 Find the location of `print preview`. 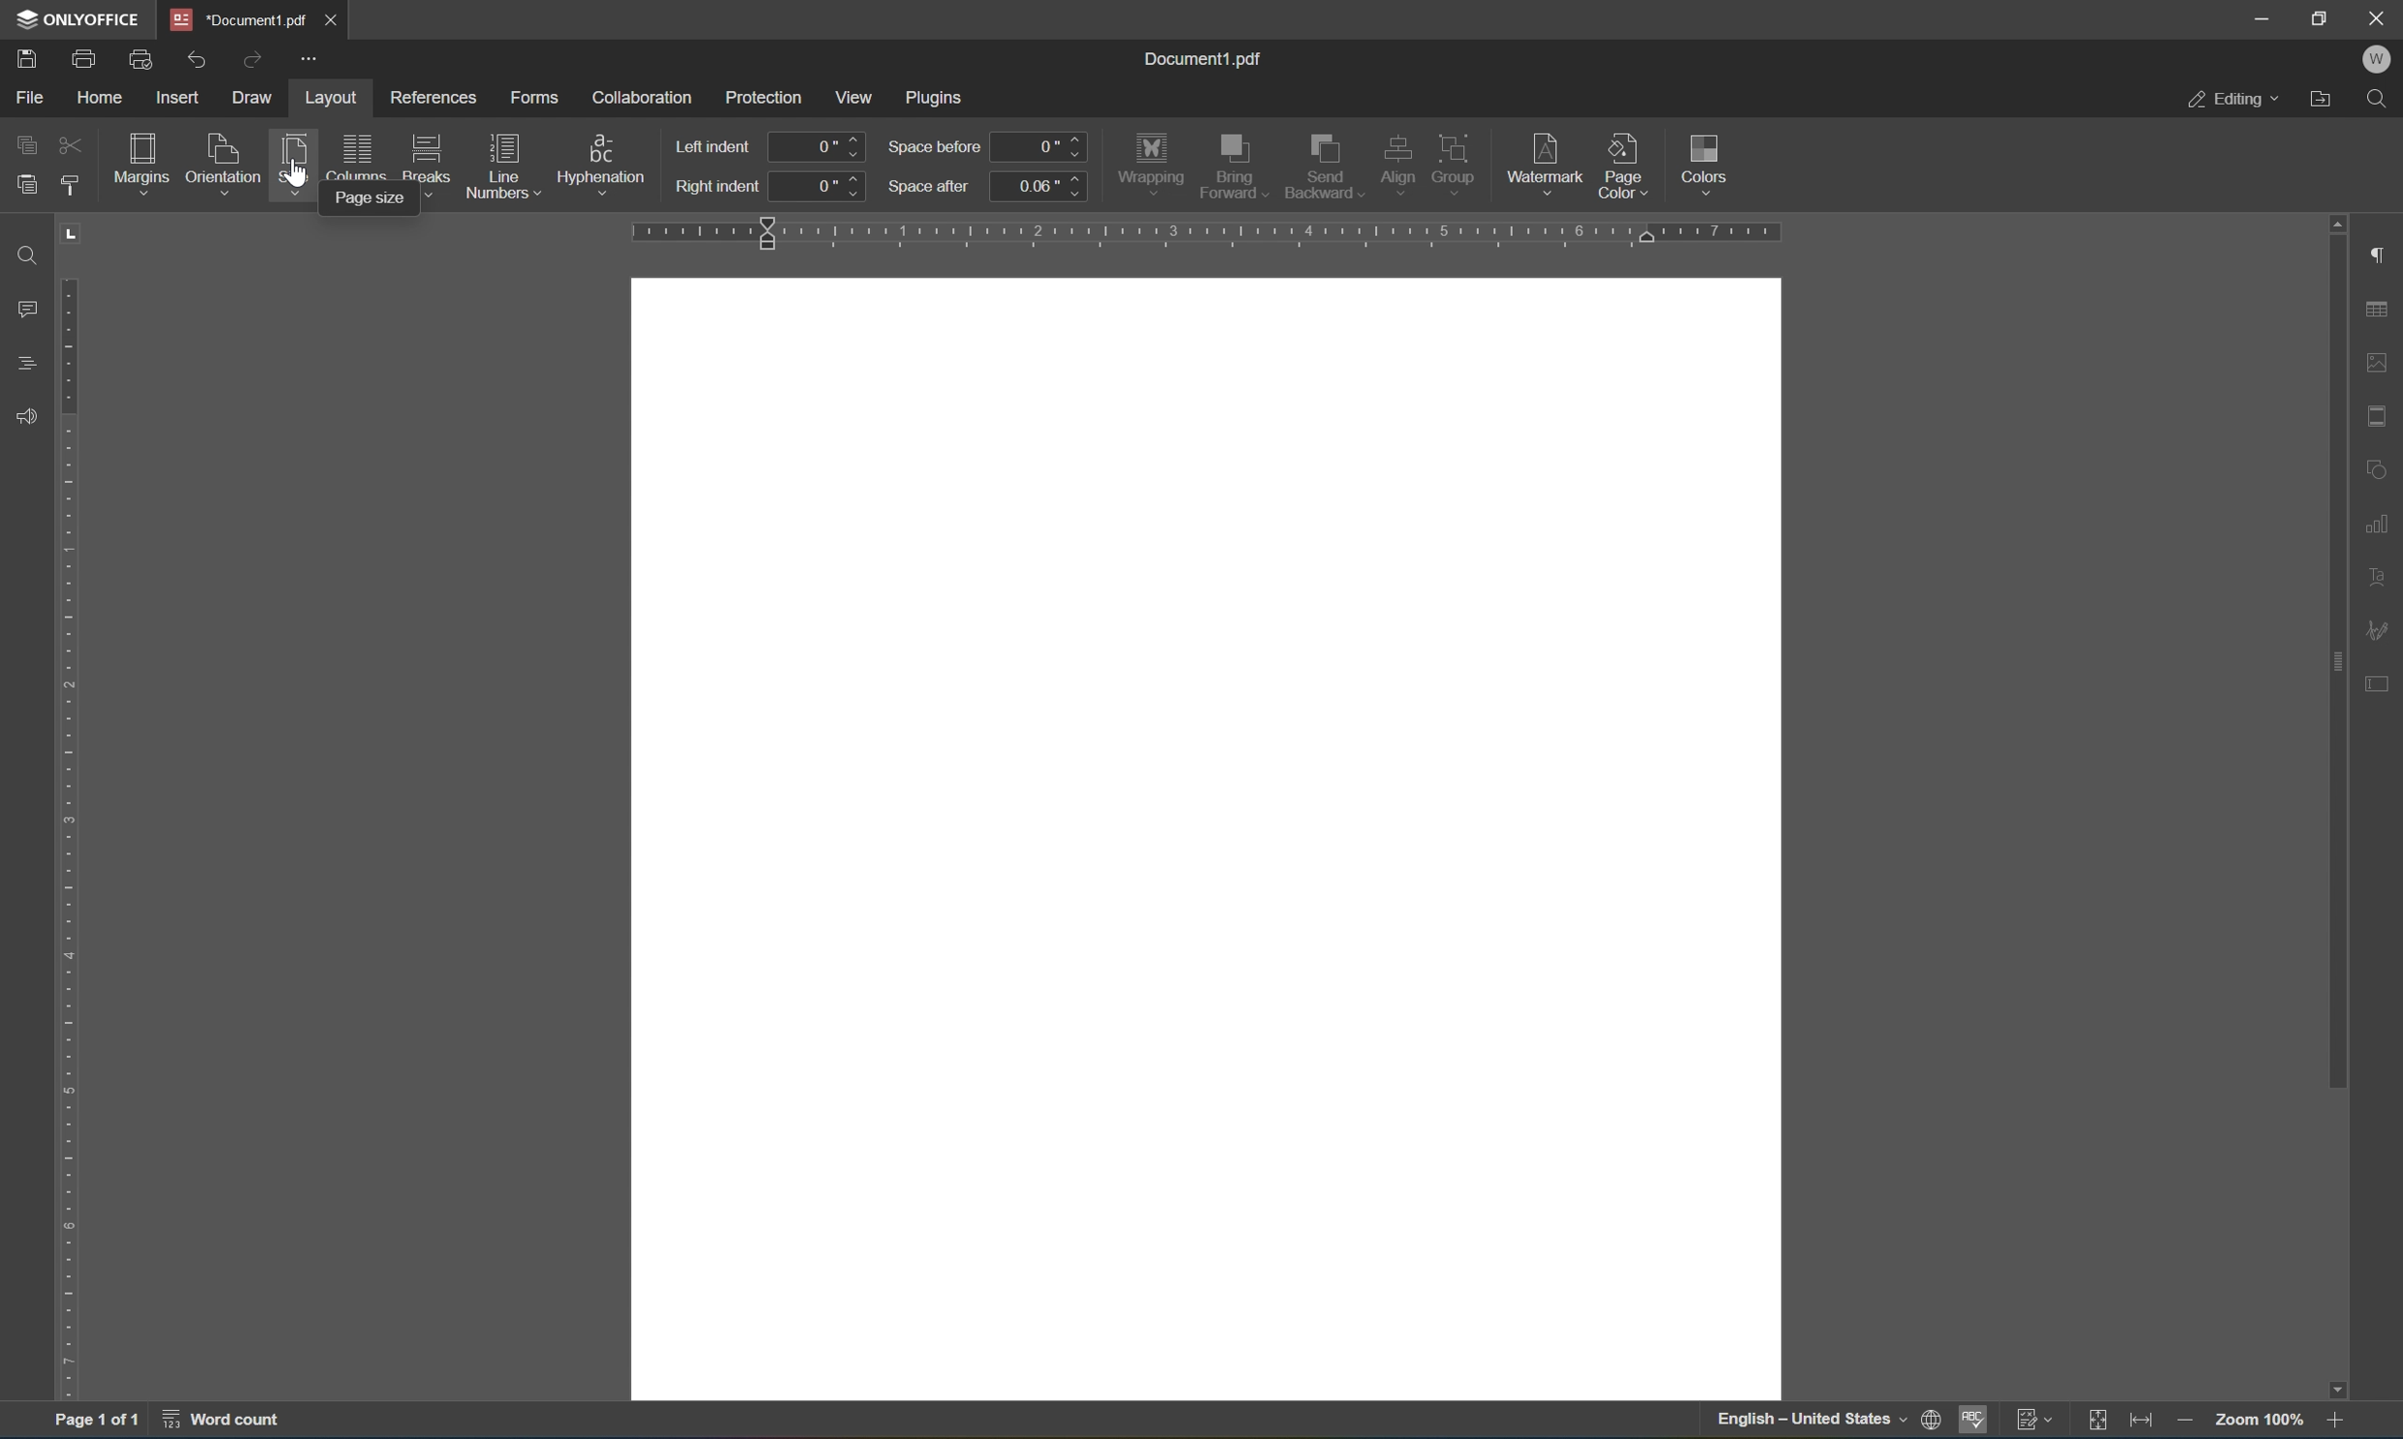

print preview is located at coordinates (142, 57).